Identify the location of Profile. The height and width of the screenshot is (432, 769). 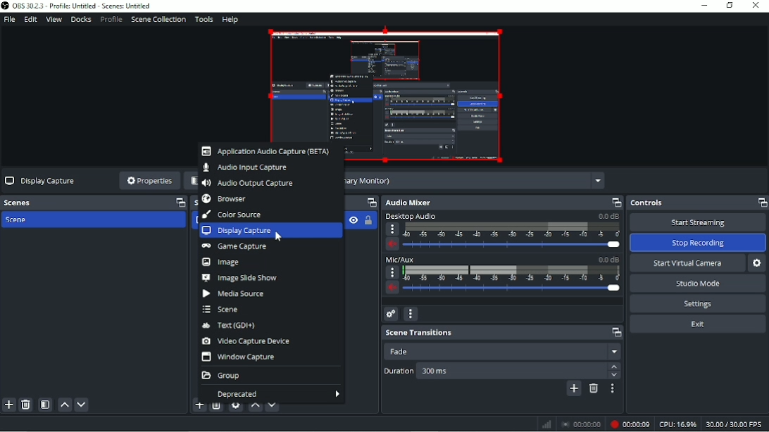
(111, 19).